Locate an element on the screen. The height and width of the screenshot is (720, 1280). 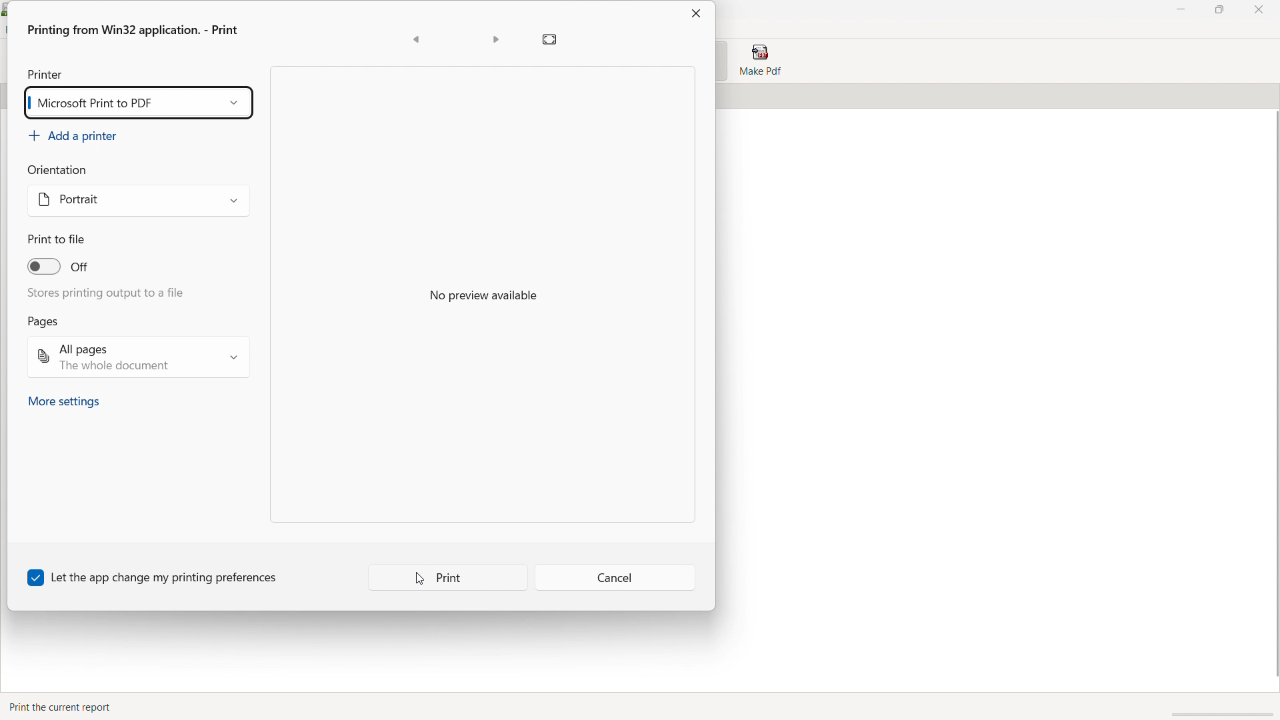
print is located at coordinates (448, 577).